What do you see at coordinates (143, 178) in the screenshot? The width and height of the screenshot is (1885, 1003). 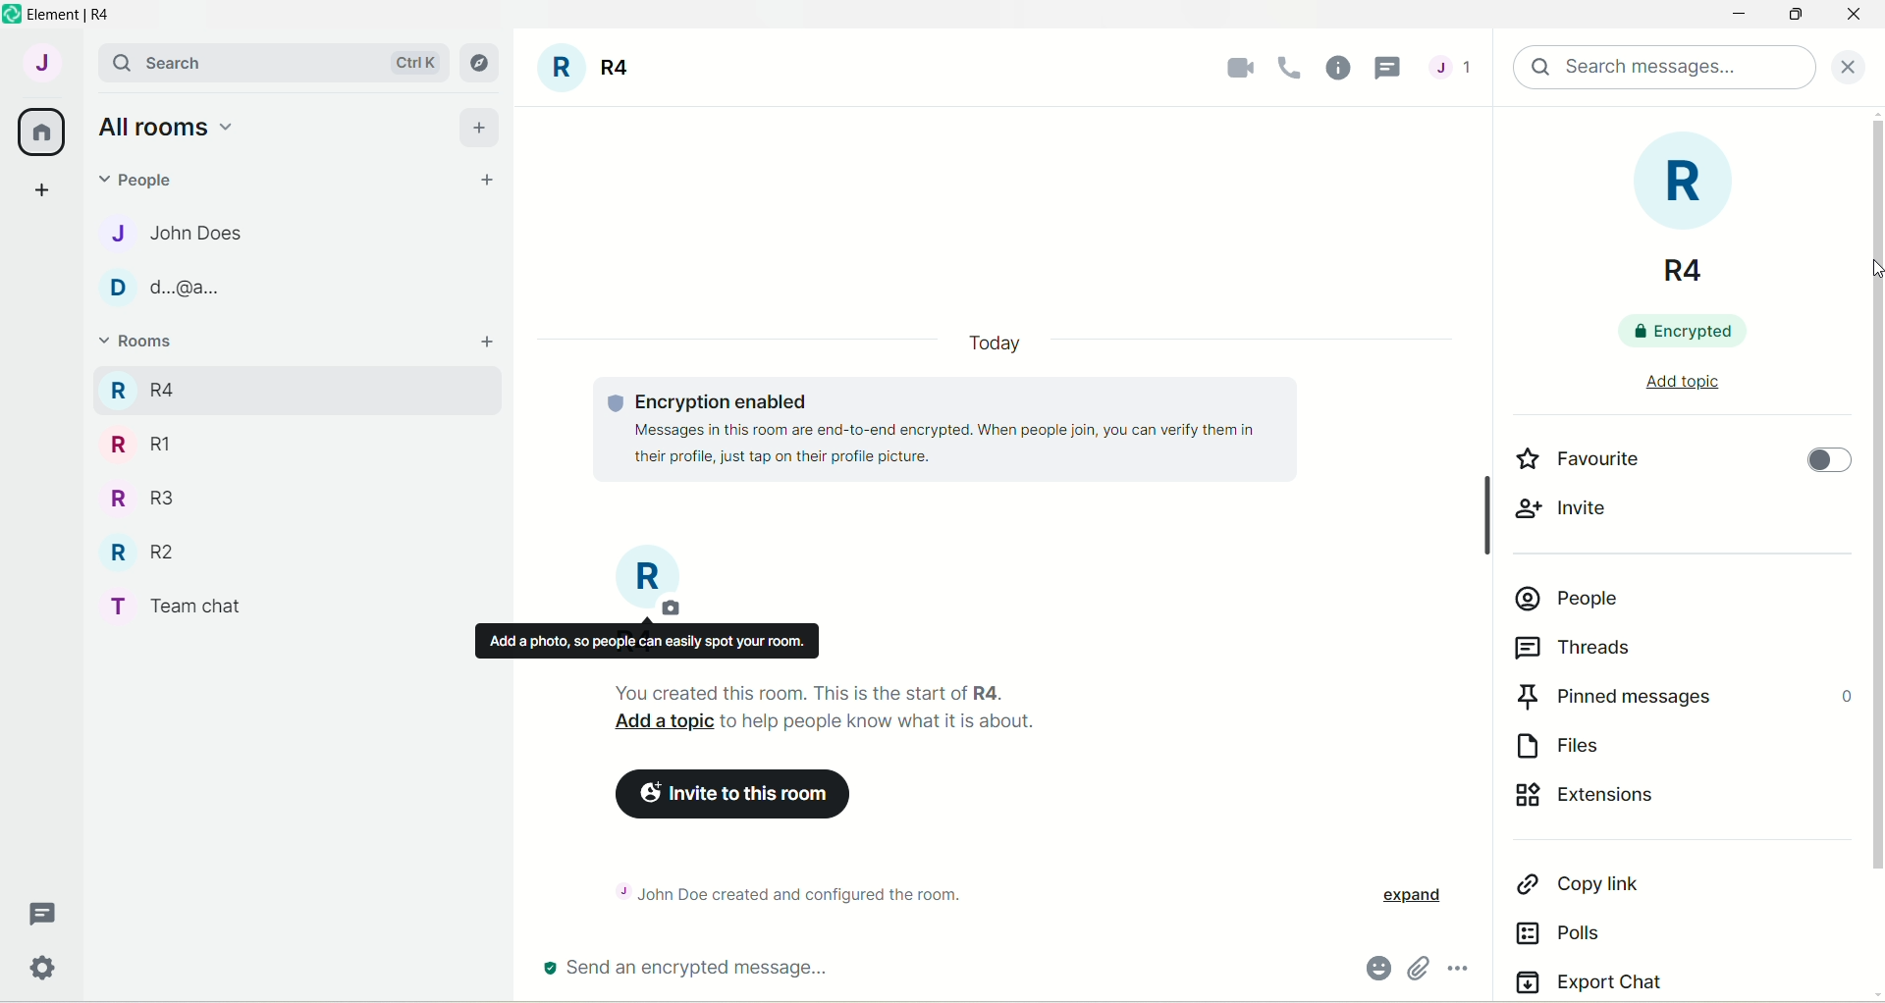 I see `people` at bounding box center [143, 178].